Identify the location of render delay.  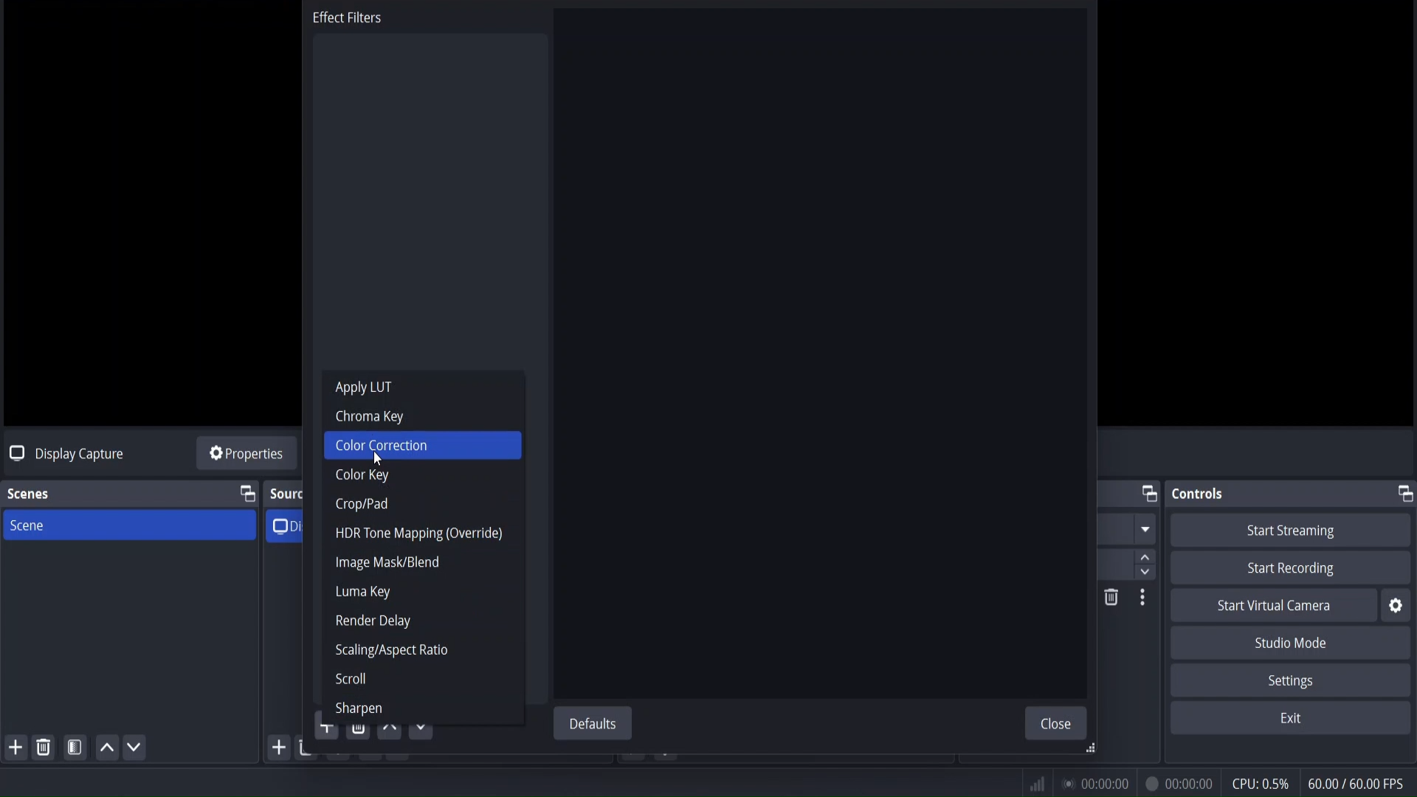
(373, 621).